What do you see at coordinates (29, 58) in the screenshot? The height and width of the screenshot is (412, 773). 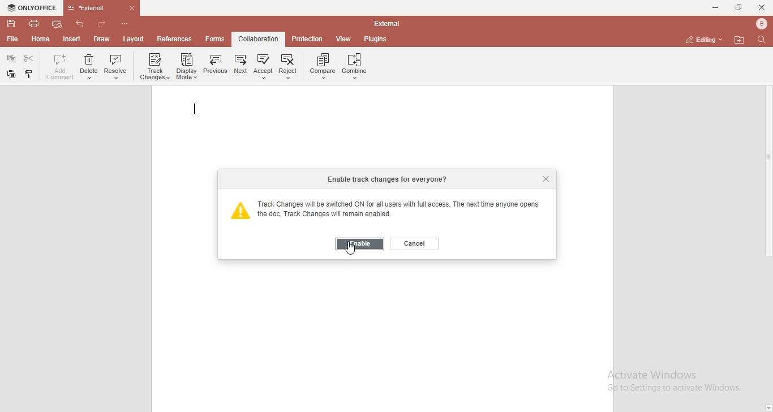 I see `cut` at bounding box center [29, 58].